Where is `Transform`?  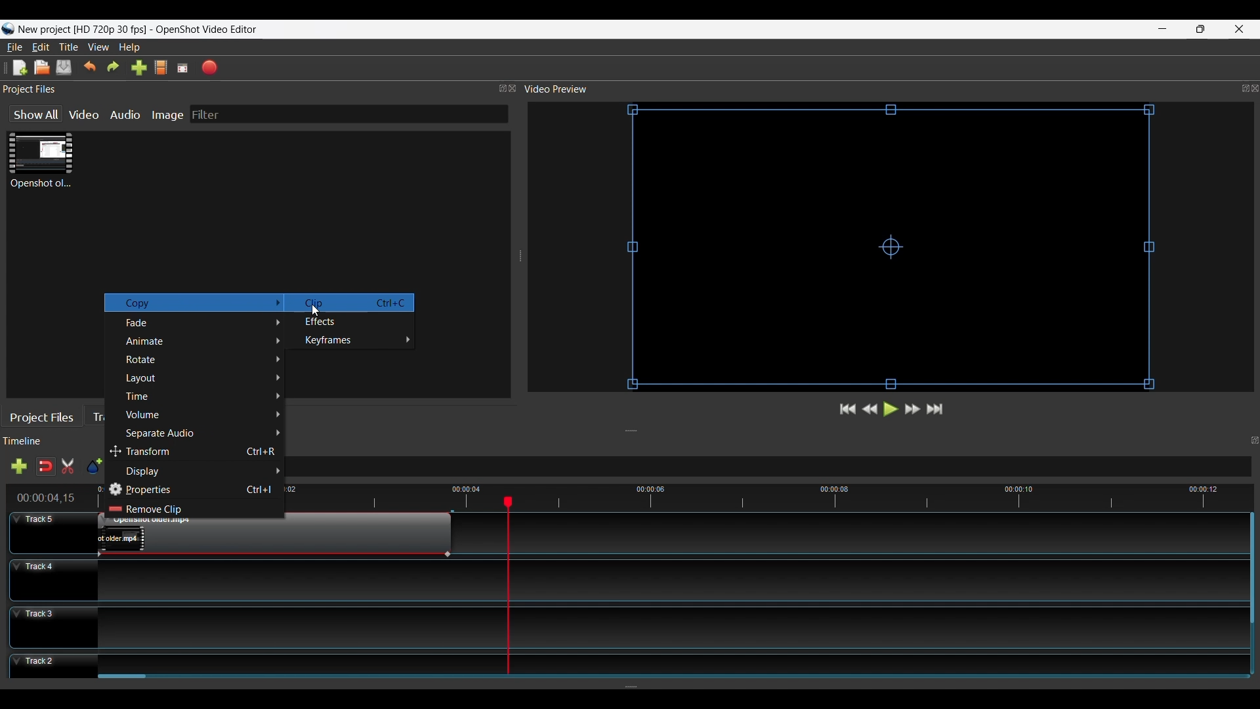 Transform is located at coordinates (196, 451).